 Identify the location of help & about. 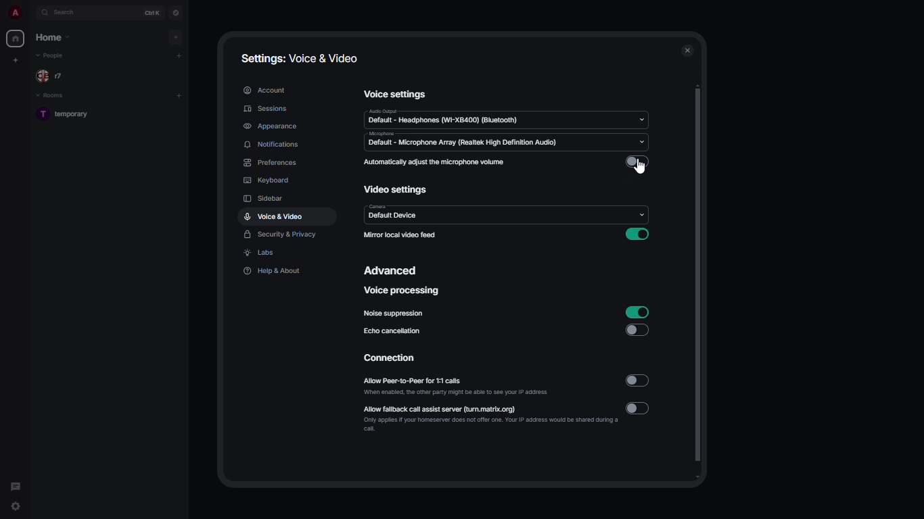
(275, 272).